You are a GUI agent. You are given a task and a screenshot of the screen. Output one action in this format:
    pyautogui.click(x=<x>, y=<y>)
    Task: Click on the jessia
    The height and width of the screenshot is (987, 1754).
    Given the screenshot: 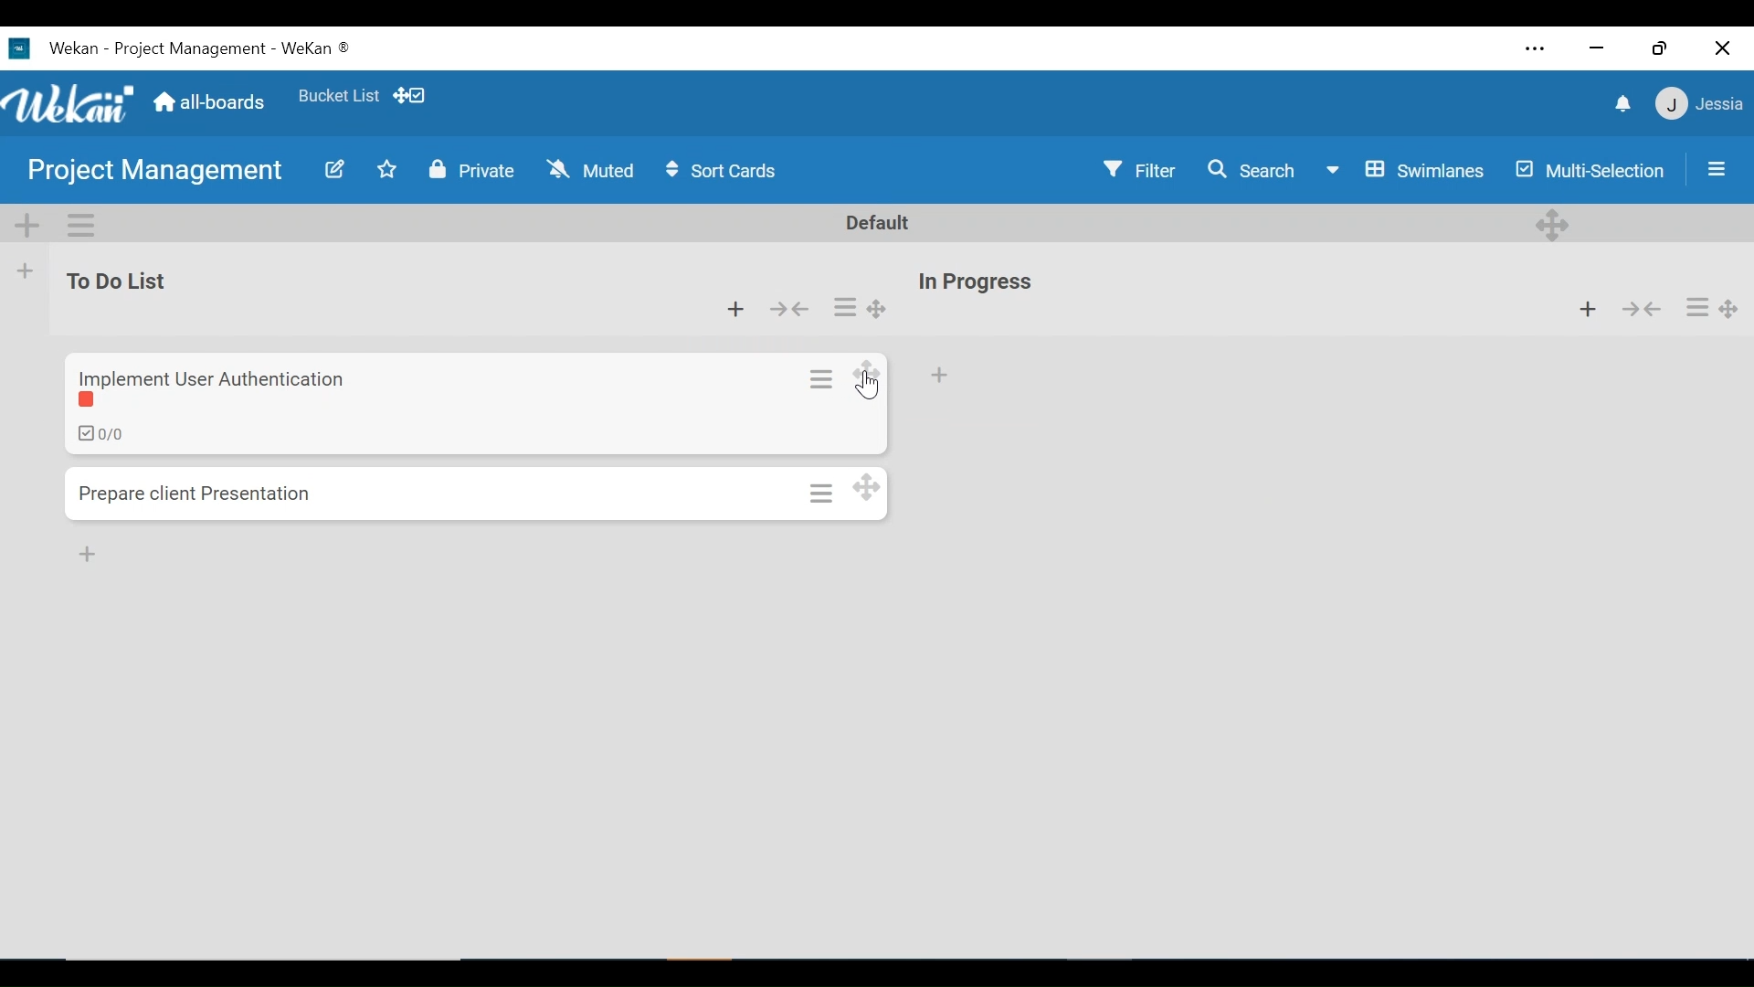 What is the action you would take?
    pyautogui.click(x=1697, y=103)
    